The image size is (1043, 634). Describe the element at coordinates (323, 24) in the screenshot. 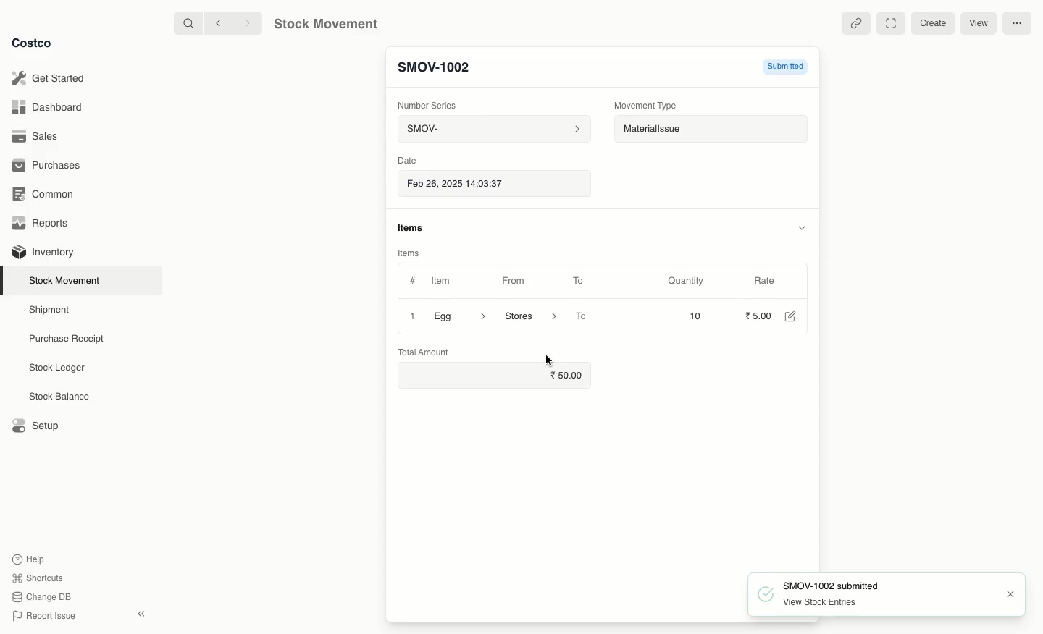

I see `Stock Movement` at that location.